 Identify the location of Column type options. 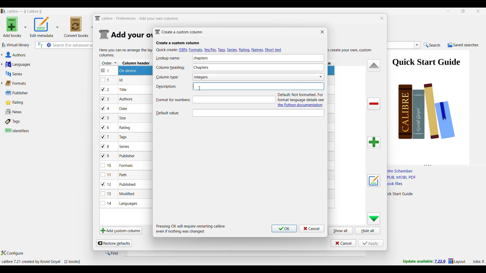
(239, 77).